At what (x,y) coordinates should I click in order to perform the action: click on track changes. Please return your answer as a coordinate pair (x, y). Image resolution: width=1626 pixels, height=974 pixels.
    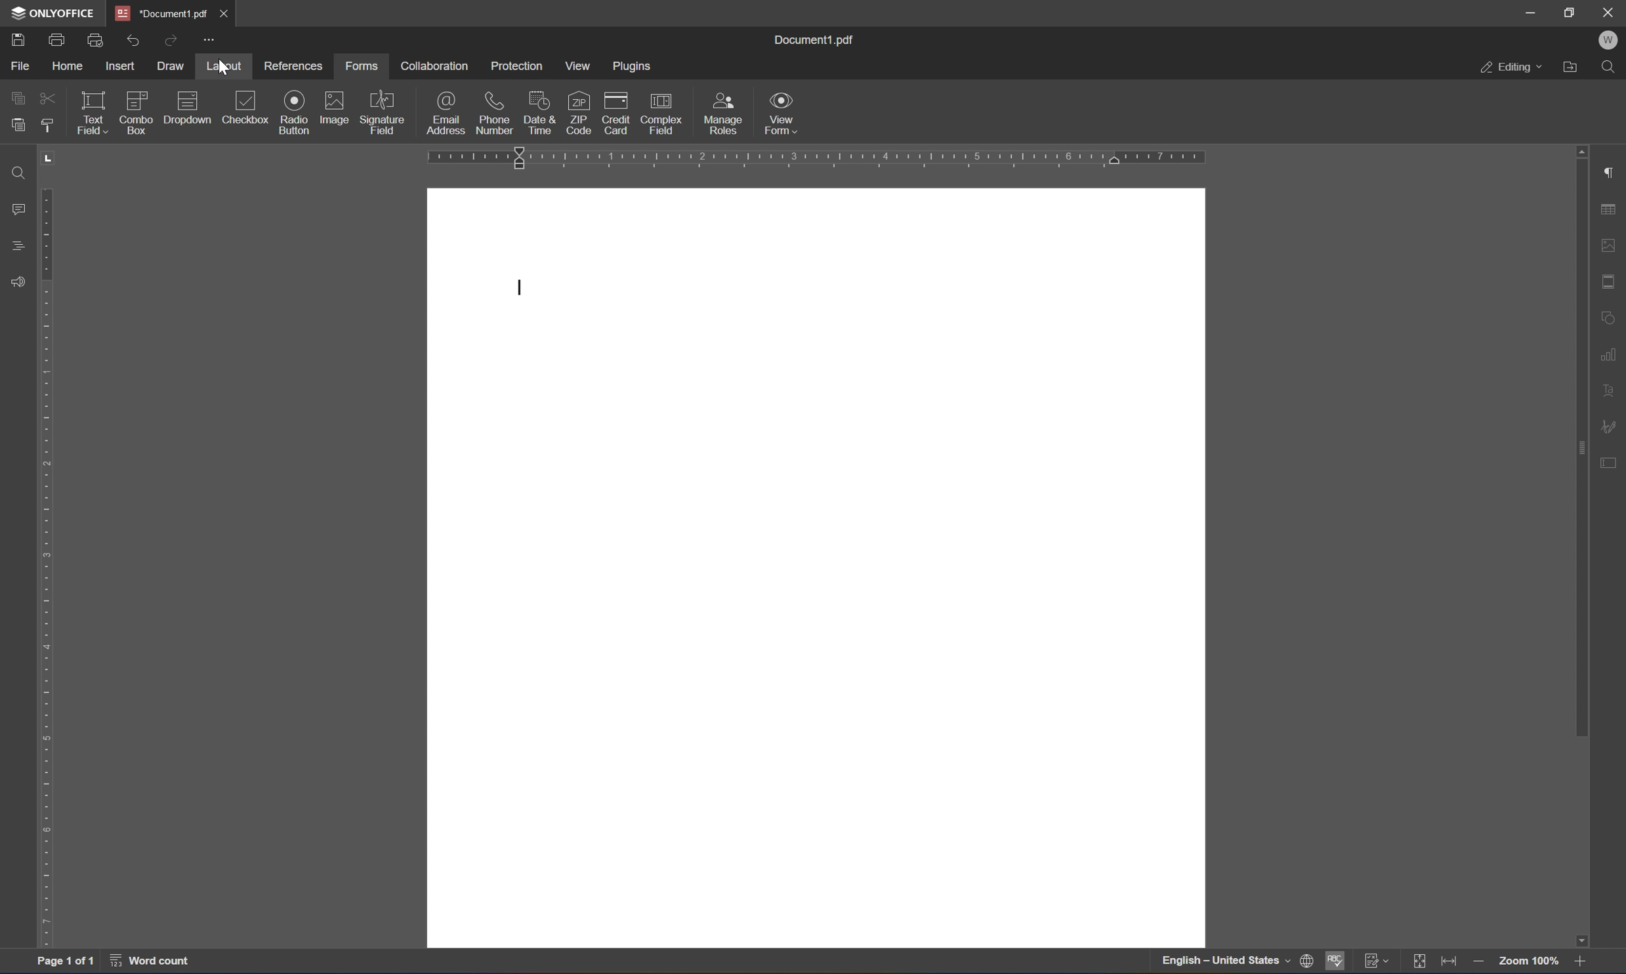
    Looking at the image, I should click on (1379, 962).